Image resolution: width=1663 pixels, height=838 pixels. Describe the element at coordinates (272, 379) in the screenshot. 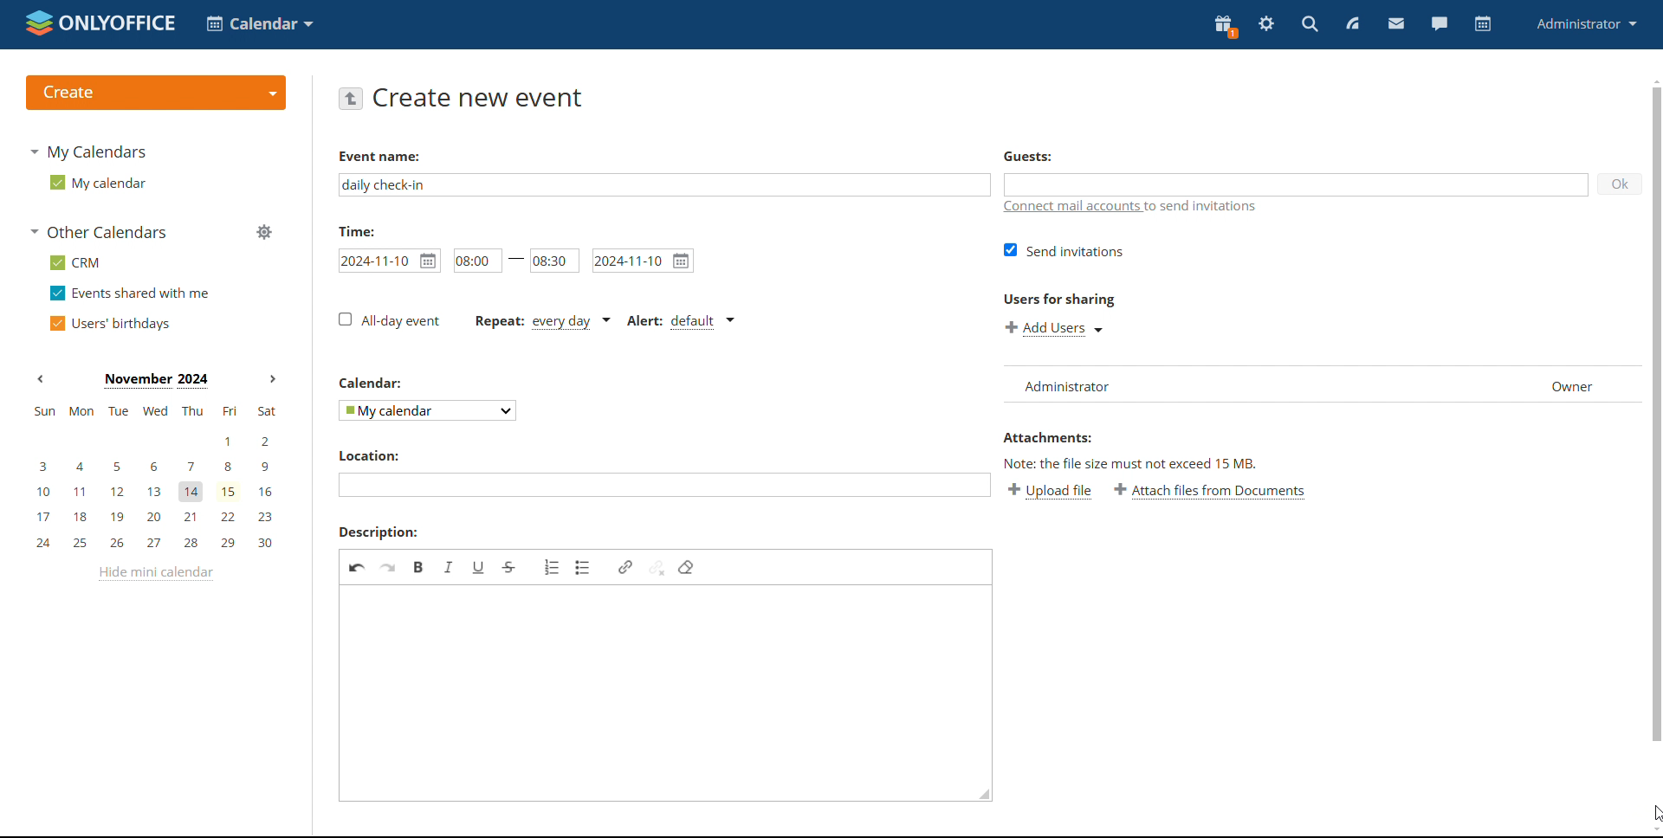

I see `next month` at that location.